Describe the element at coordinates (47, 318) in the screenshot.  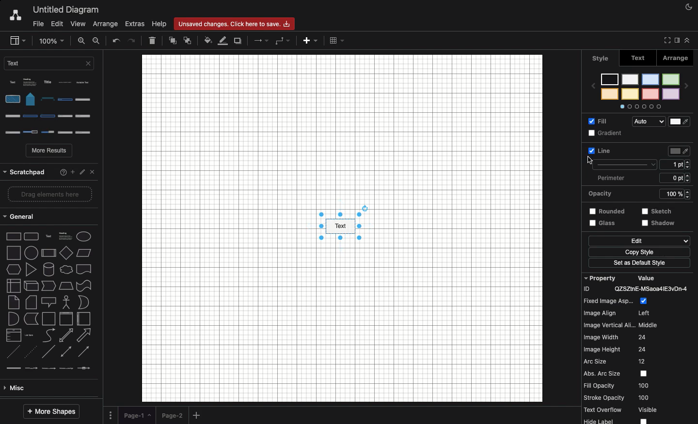
I see `Advanced` at that location.